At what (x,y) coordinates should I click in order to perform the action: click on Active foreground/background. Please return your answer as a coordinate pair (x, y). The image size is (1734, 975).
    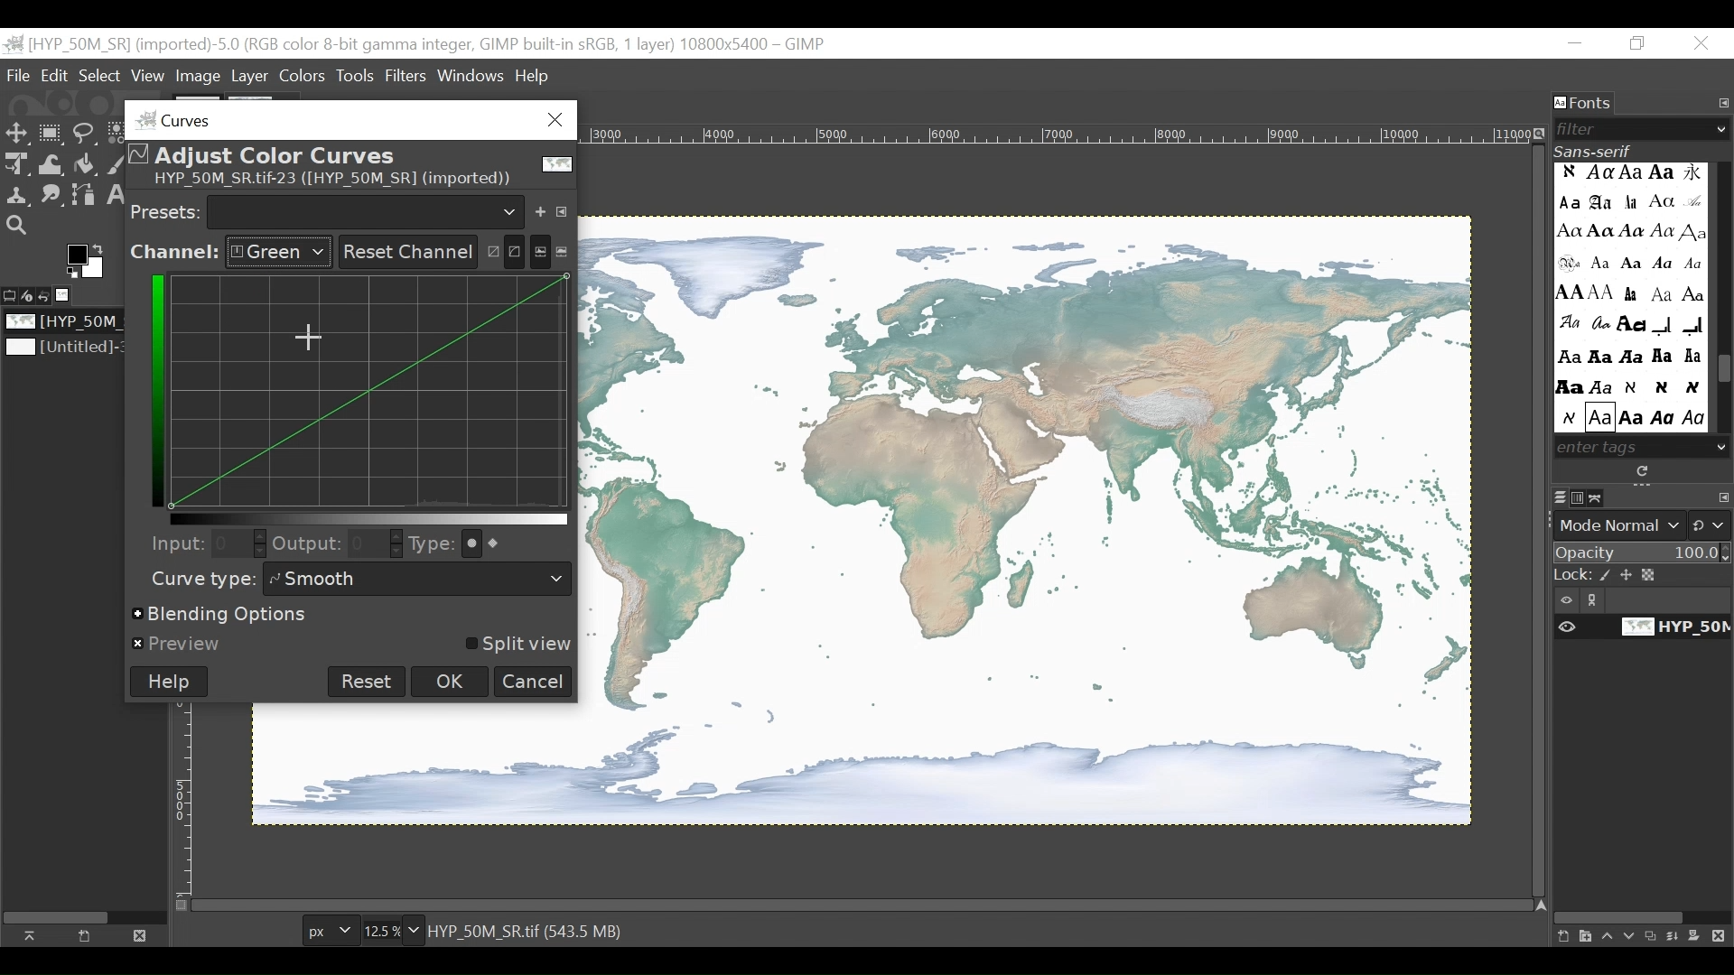
    Looking at the image, I should click on (89, 261).